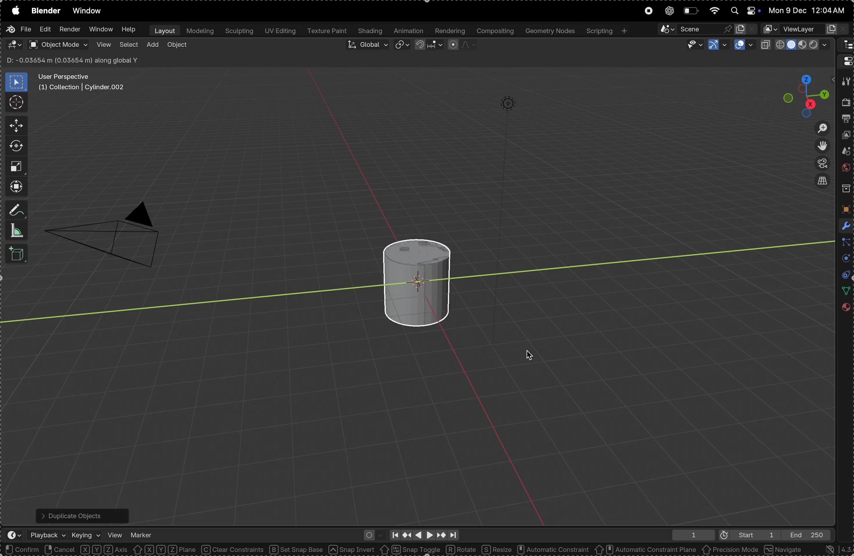 This screenshot has height=556, width=854. I want to click on snap toggle, so click(410, 549).